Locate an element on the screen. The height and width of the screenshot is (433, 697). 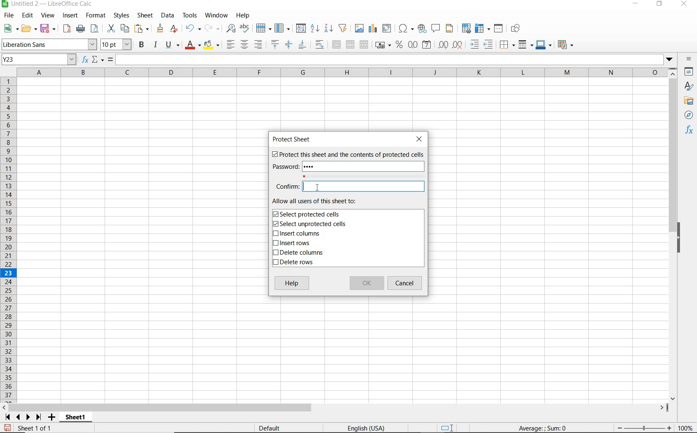
INSERT ROWS is located at coordinates (295, 243).